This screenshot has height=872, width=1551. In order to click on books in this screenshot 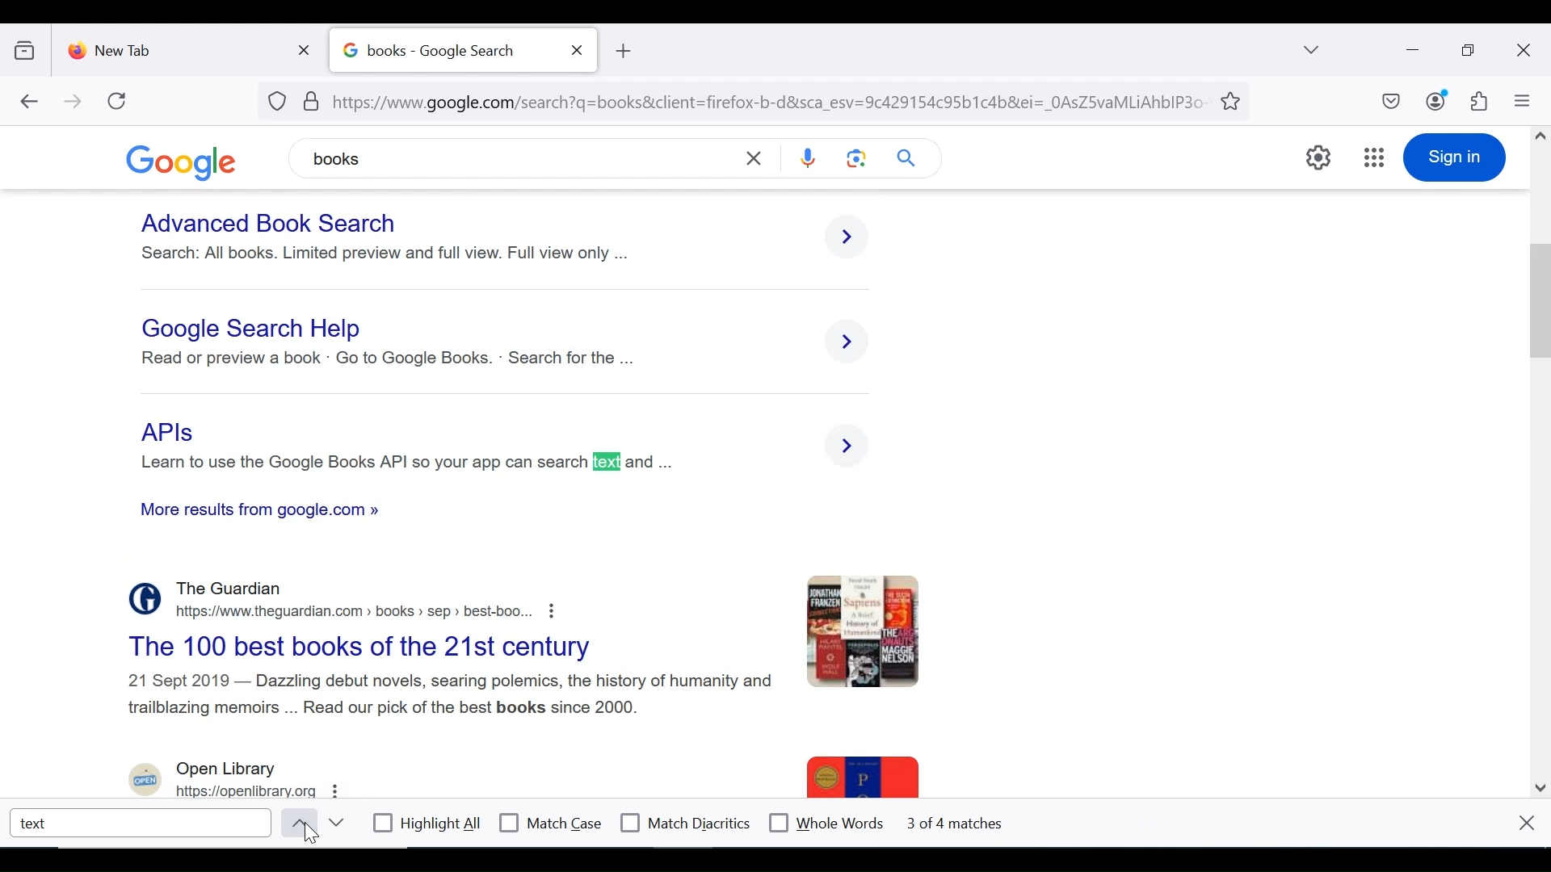, I will do `click(434, 157)`.